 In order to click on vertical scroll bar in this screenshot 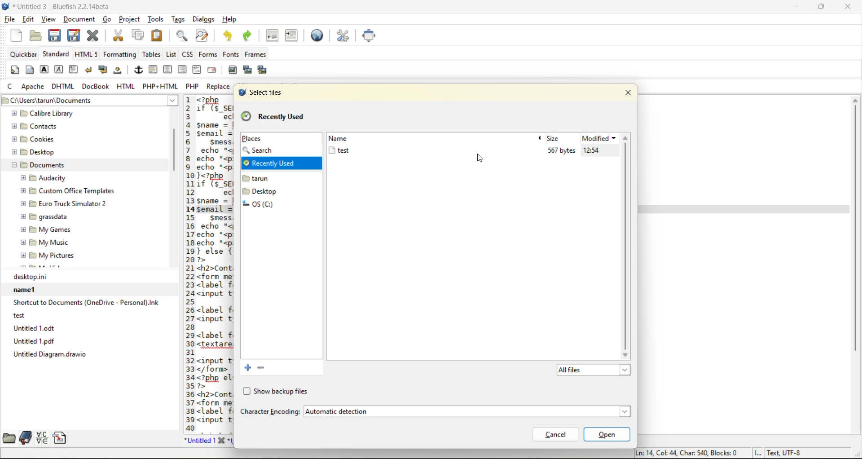, I will do `click(175, 146)`.